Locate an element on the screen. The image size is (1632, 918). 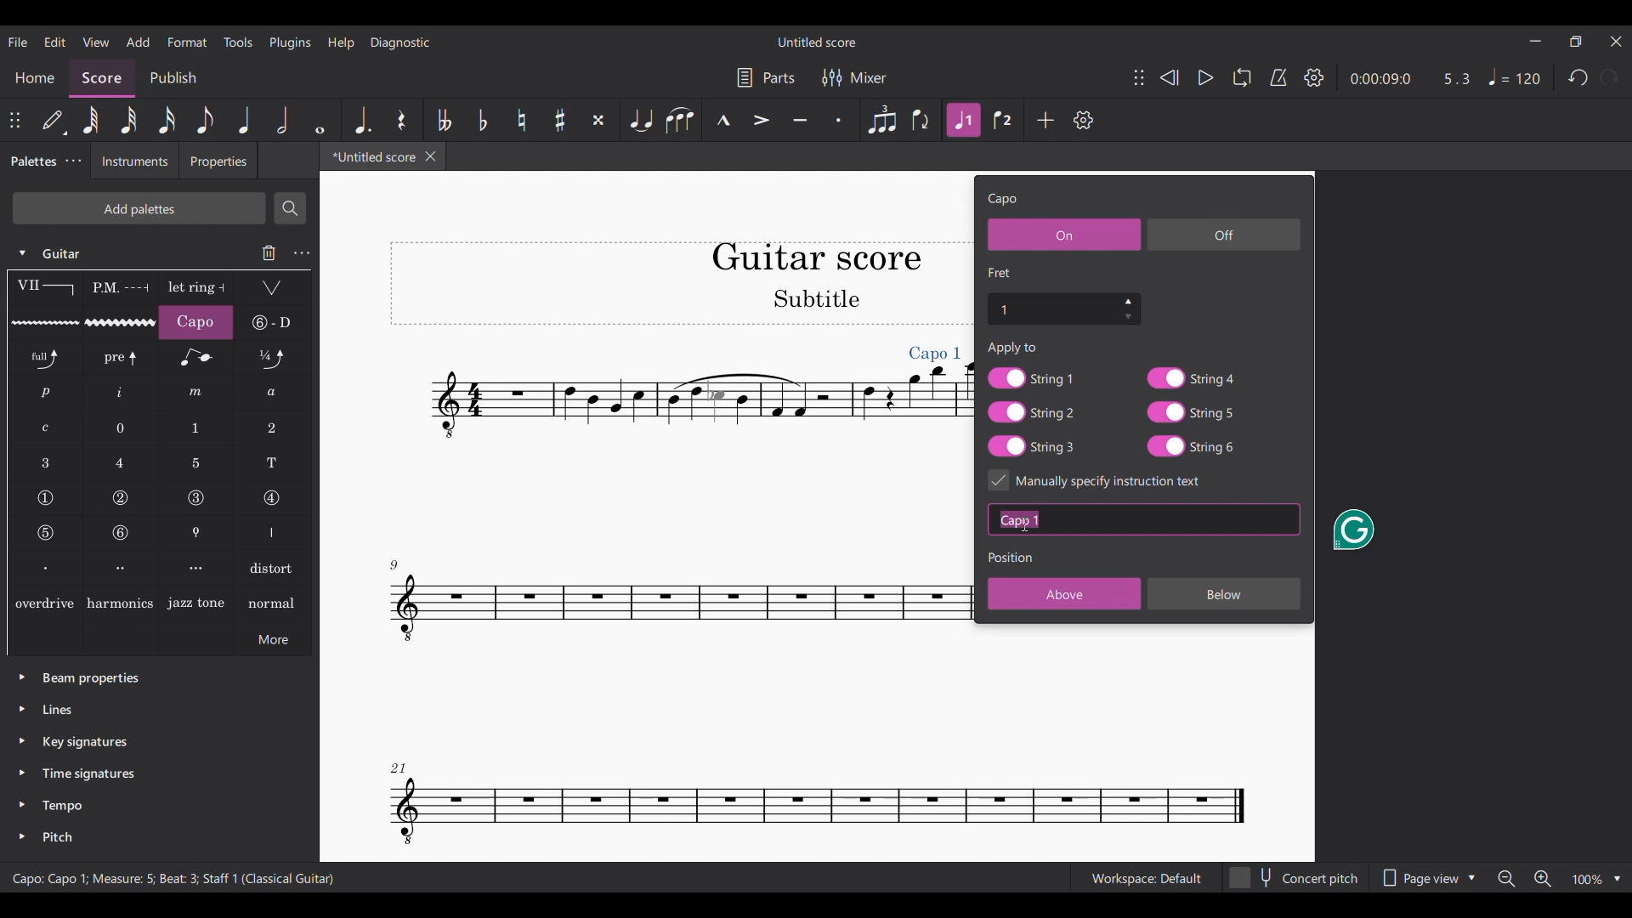
Cursor is located at coordinates (1025, 524).